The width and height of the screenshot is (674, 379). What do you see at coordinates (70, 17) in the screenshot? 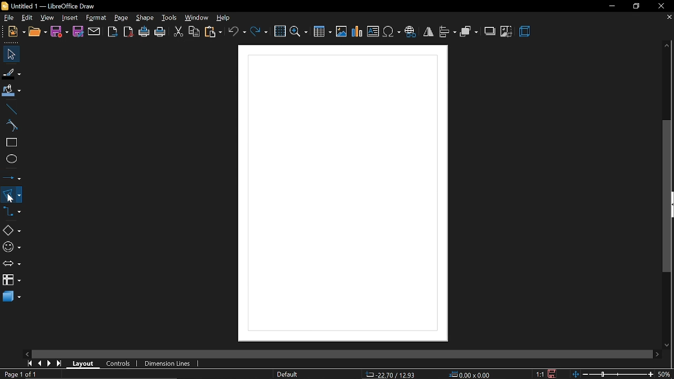
I see `insert` at bounding box center [70, 17].